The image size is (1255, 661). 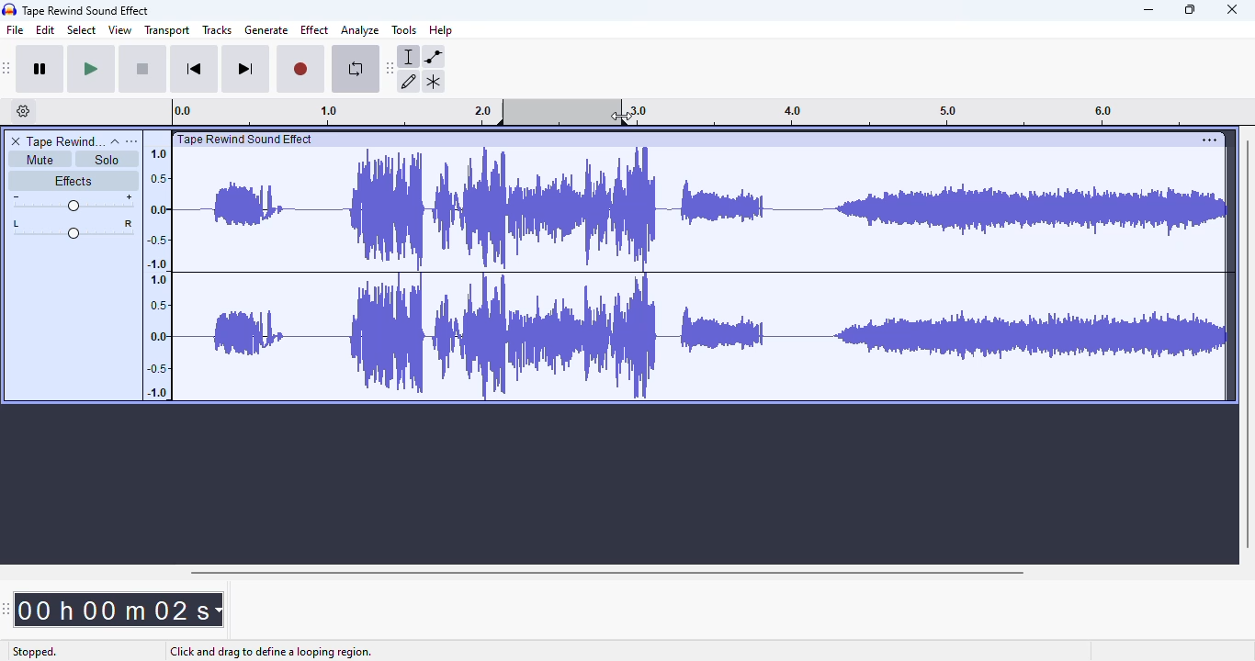 I want to click on audacity tools toolbar, so click(x=390, y=67).